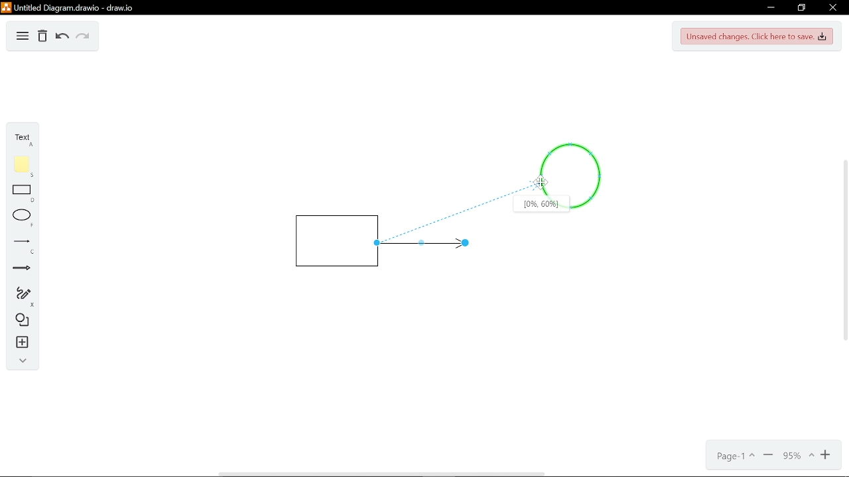 The height and width of the screenshot is (477, 849). What do you see at coordinates (543, 182) in the screenshot?
I see `Cursor` at bounding box center [543, 182].